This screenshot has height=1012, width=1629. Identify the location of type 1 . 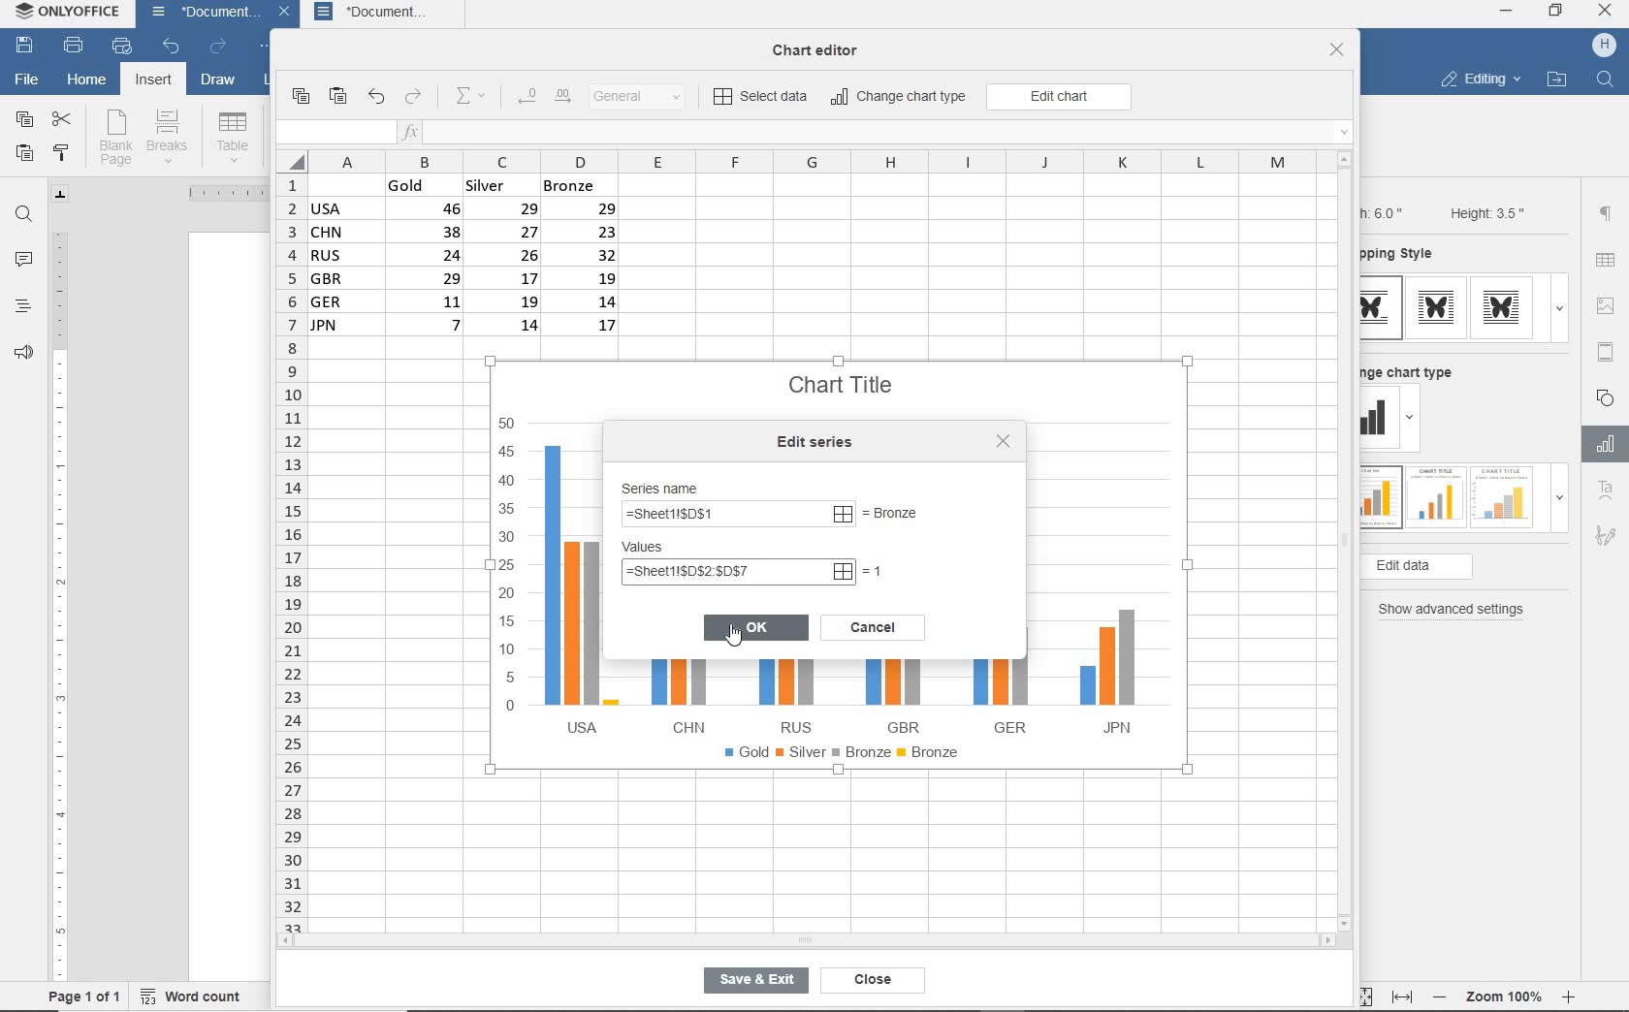
(1380, 498).